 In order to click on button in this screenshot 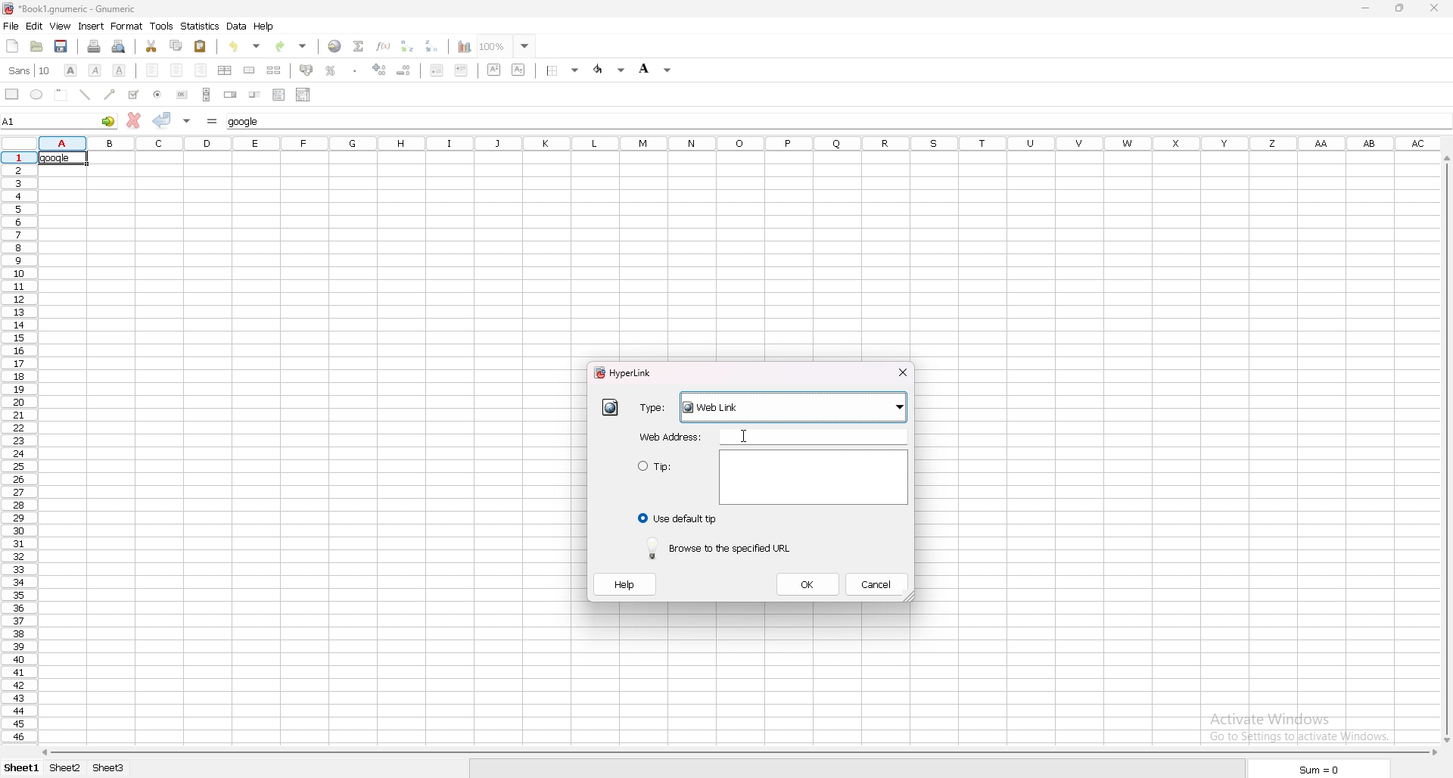, I will do `click(183, 95)`.